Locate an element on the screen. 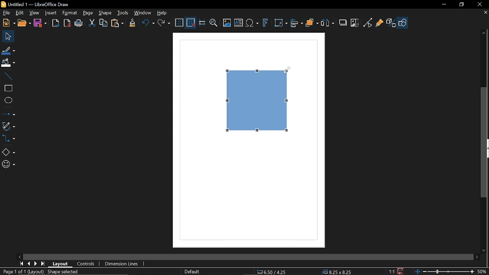  Restore down is located at coordinates (461, 5).